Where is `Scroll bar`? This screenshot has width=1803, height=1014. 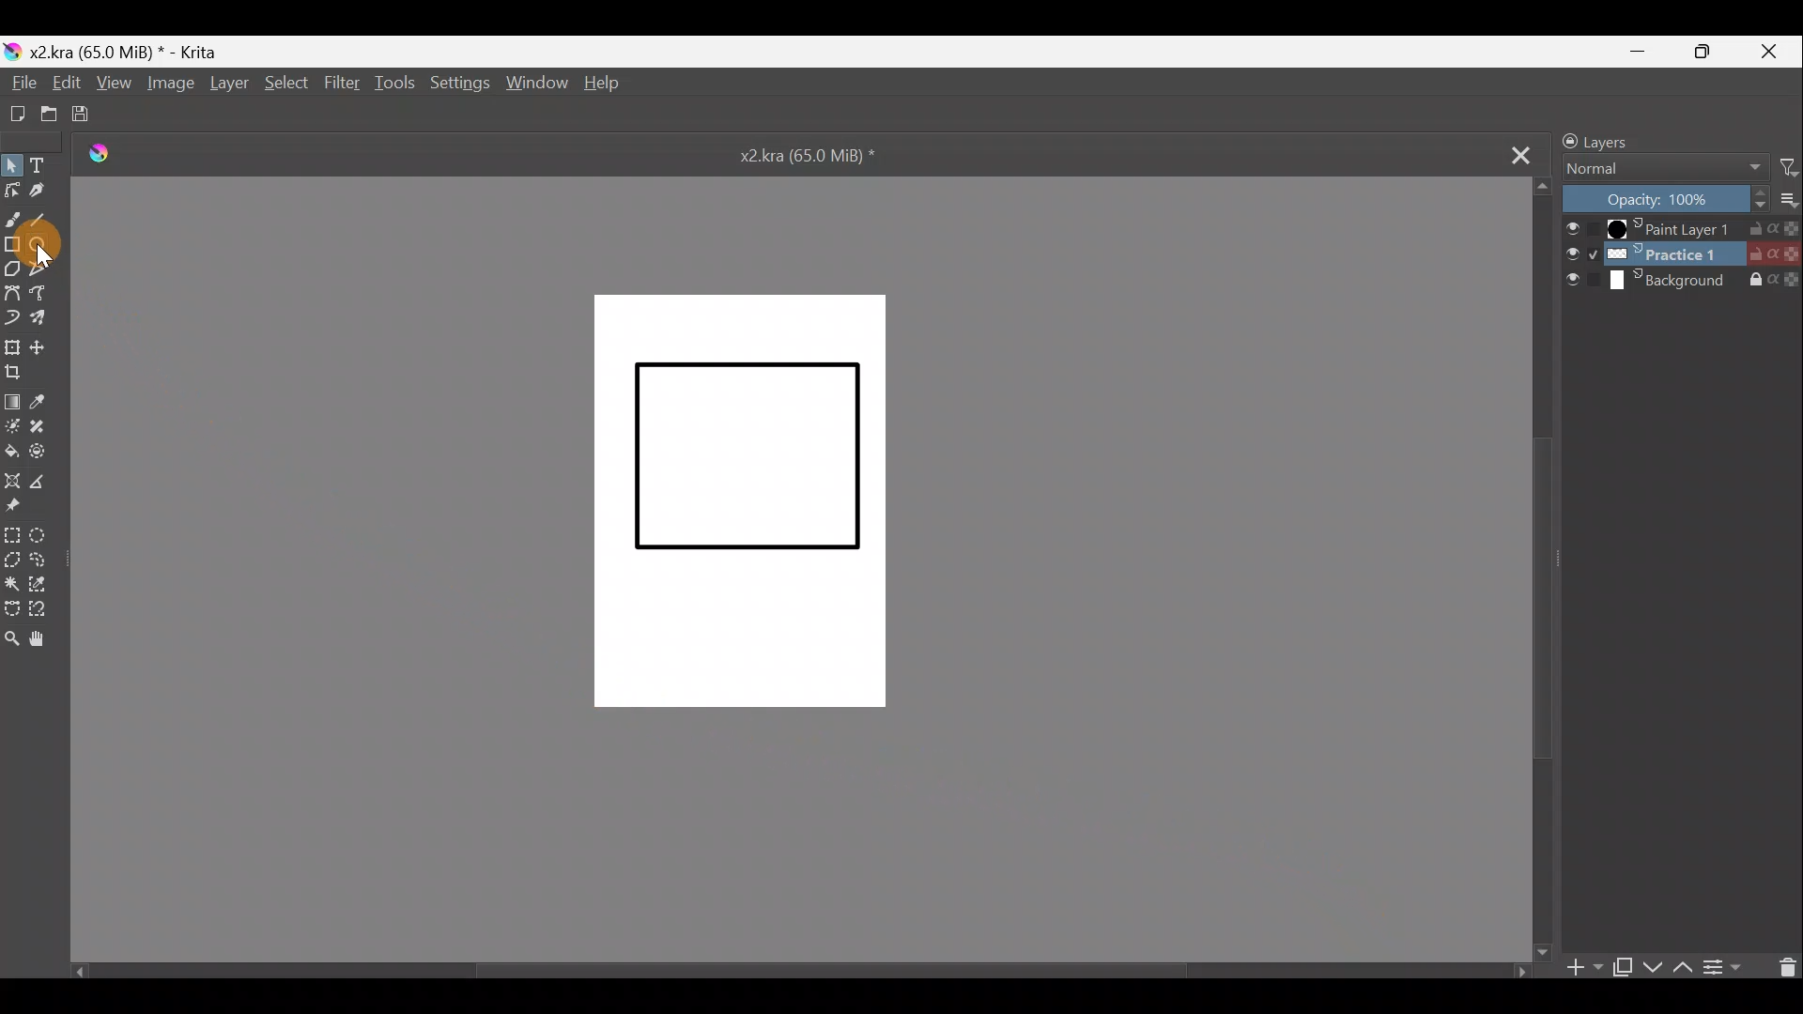
Scroll bar is located at coordinates (784, 967).